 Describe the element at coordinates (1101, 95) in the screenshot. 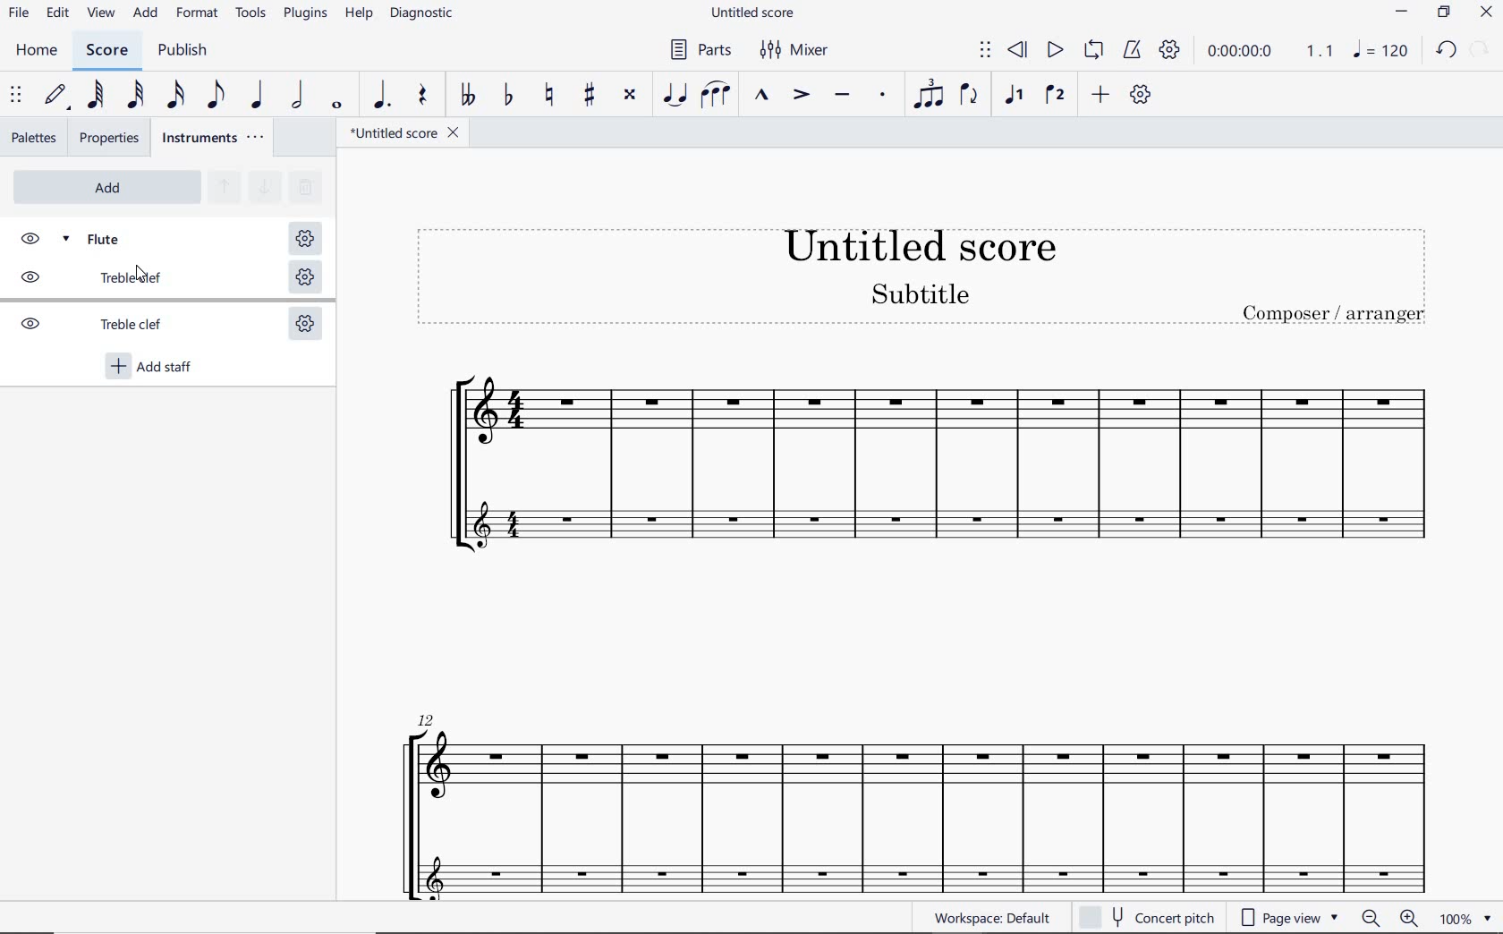

I see `ADD` at that location.